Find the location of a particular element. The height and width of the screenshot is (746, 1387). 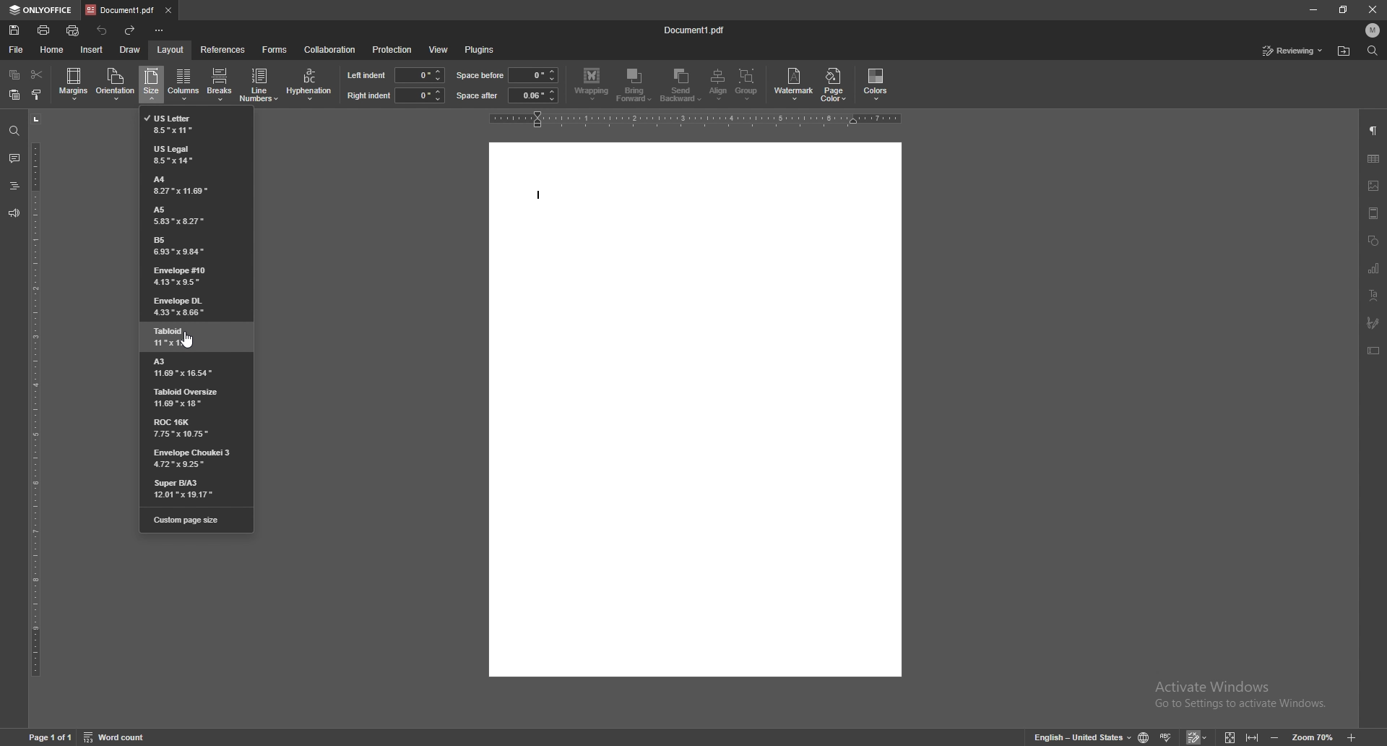

home is located at coordinates (53, 50).